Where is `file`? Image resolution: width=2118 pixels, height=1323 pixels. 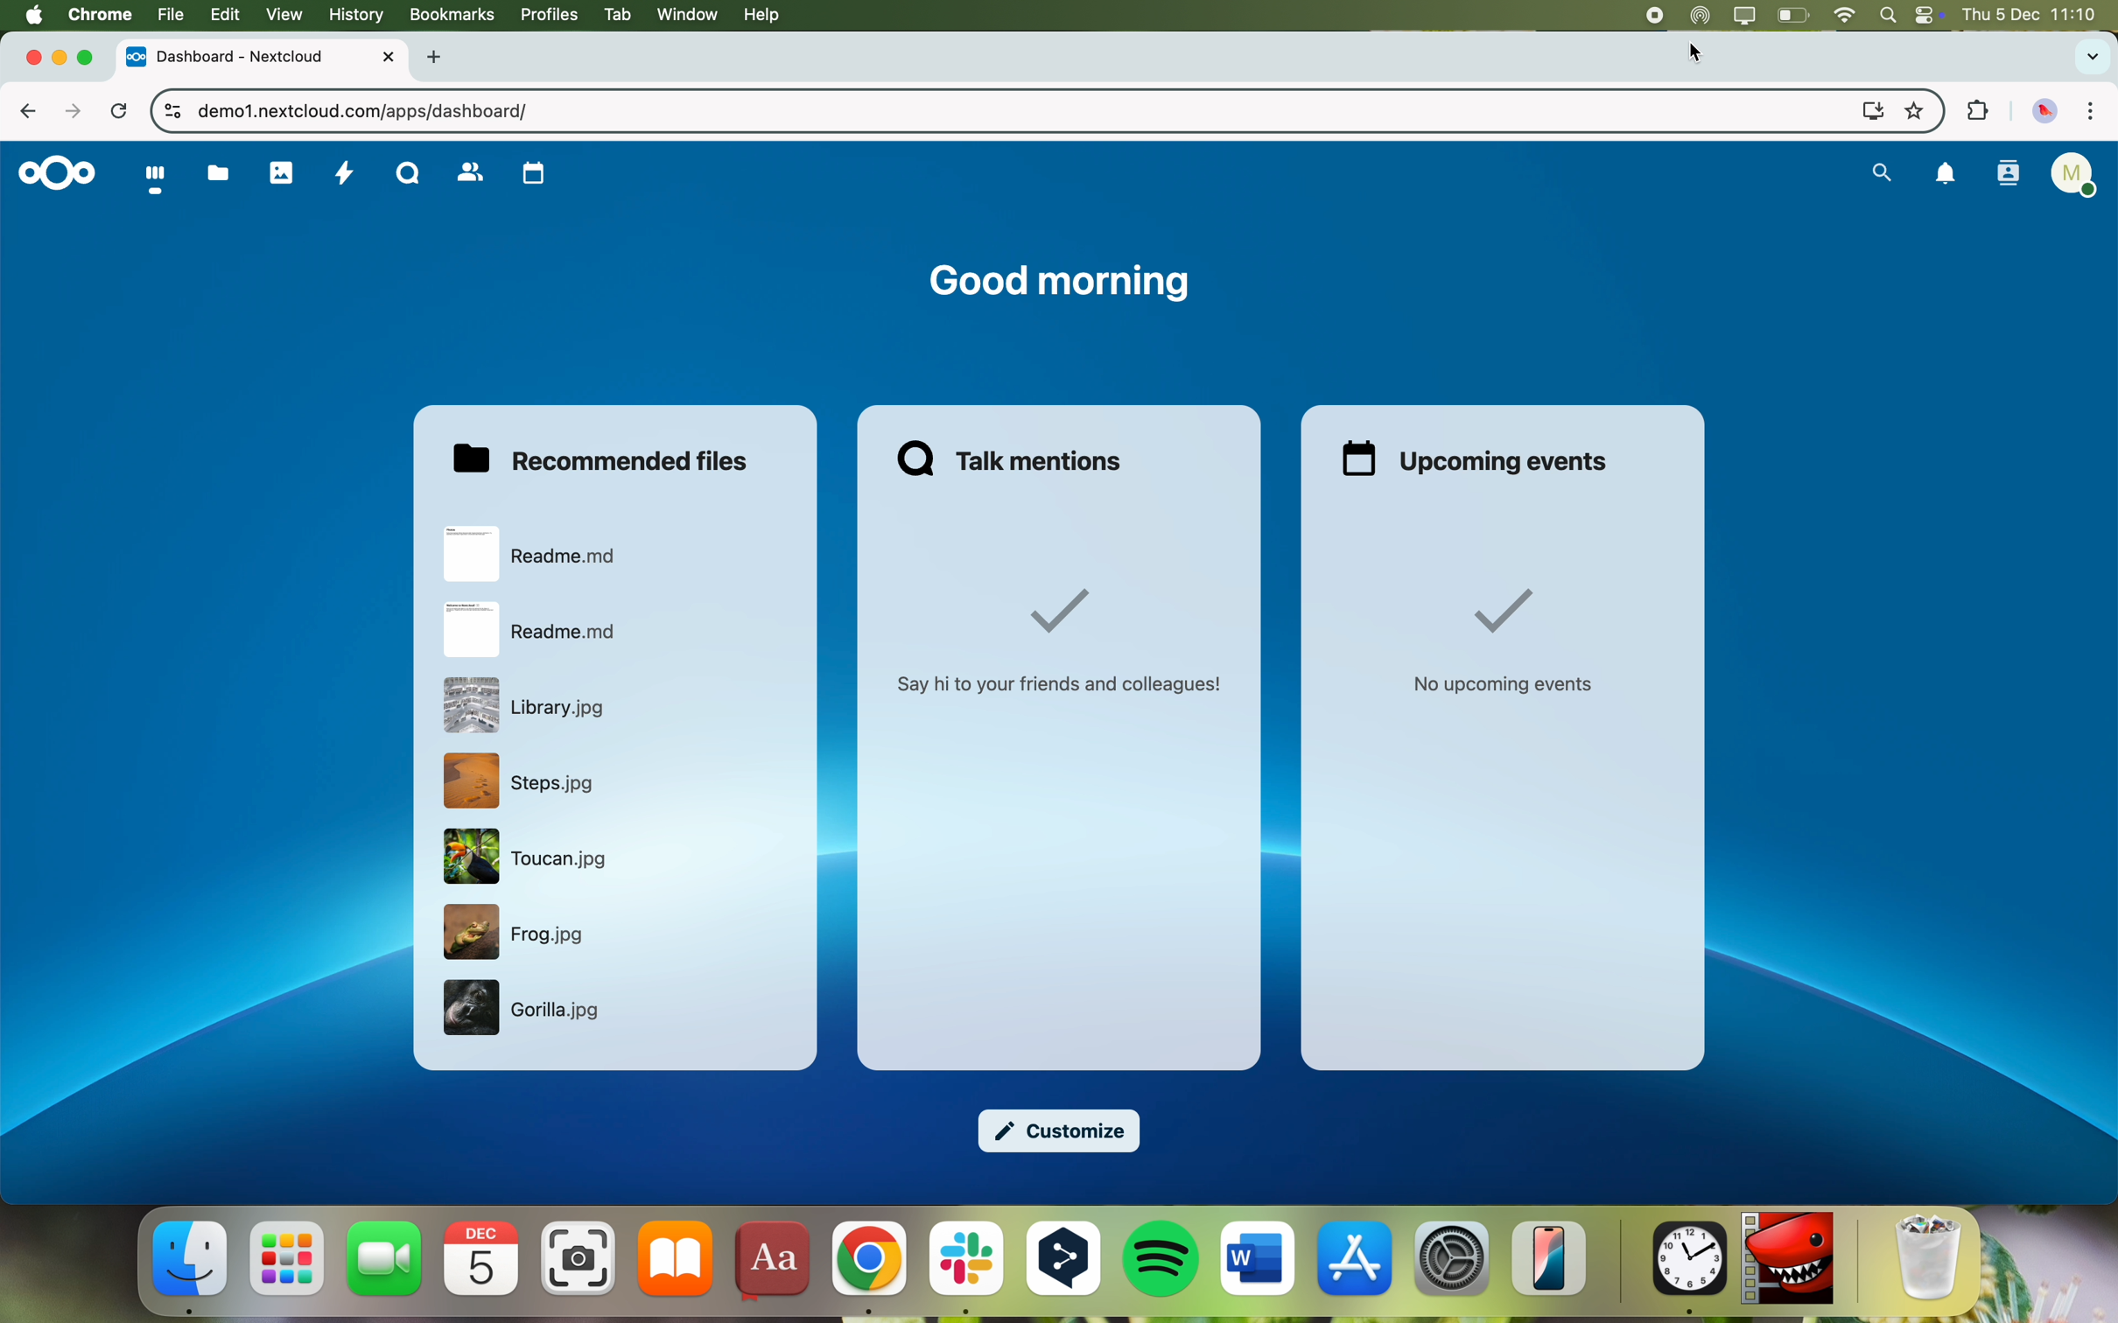
file is located at coordinates (522, 780).